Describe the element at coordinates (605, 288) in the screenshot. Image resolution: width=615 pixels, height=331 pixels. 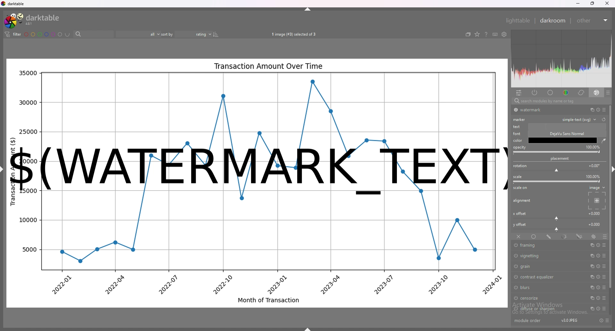
I see `presets` at that location.